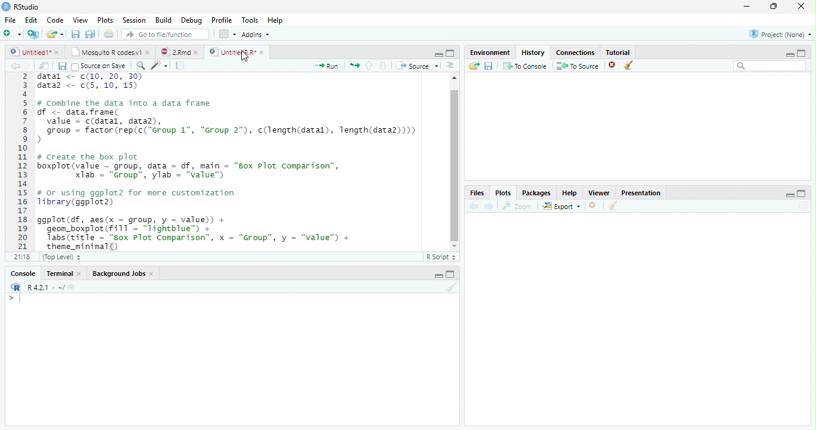 The height and width of the screenshot is (430, 816). I want to click on Minimize, so click(438, 55).